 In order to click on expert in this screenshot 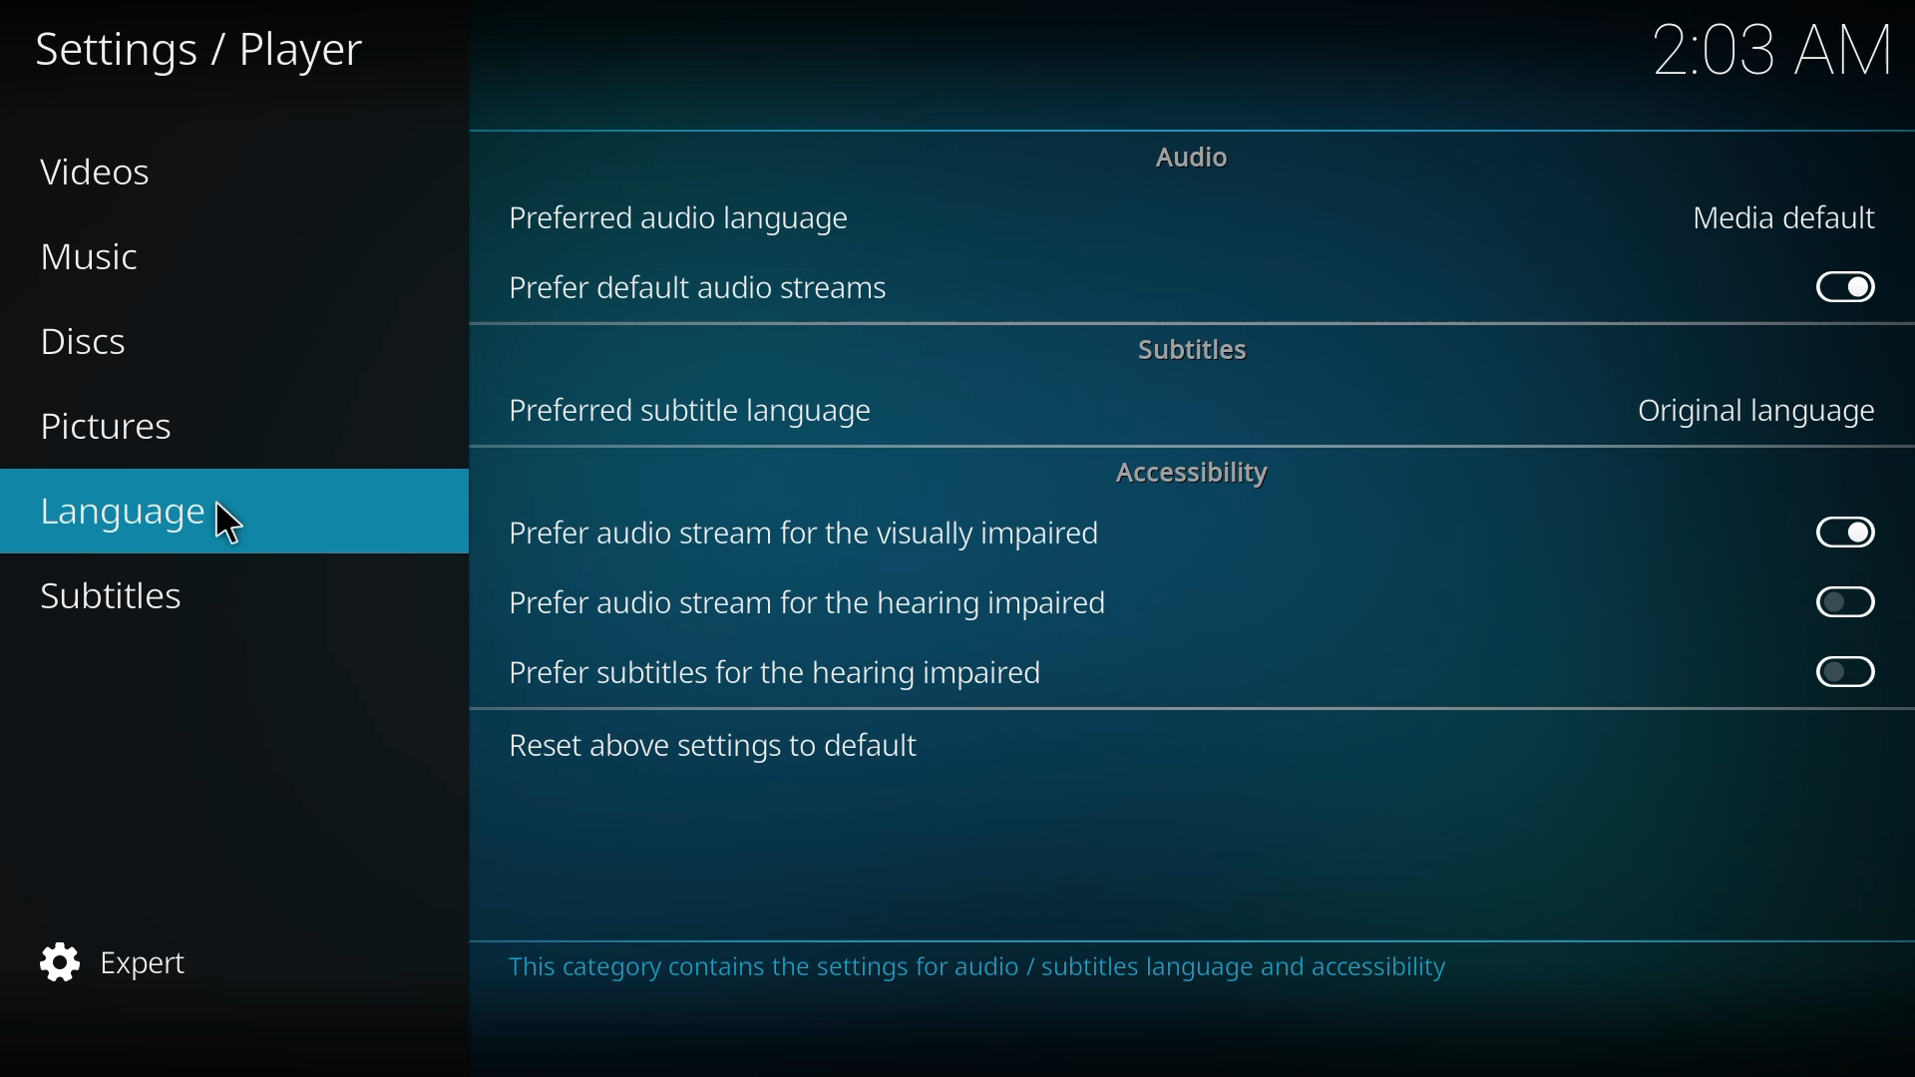, I will do `click(126, 958)`.